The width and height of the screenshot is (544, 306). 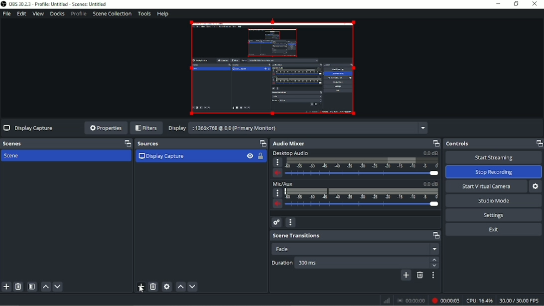 I want to click on Controls, so click(x=493, y=143).